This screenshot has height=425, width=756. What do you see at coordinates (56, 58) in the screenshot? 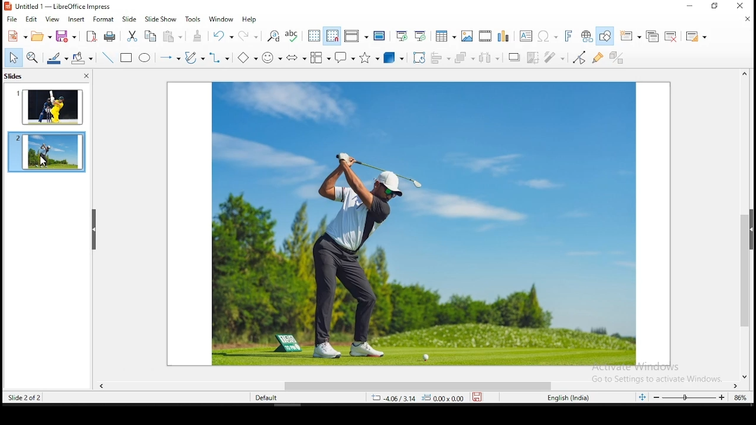
I see `line color` at bounding box center [56, 58].